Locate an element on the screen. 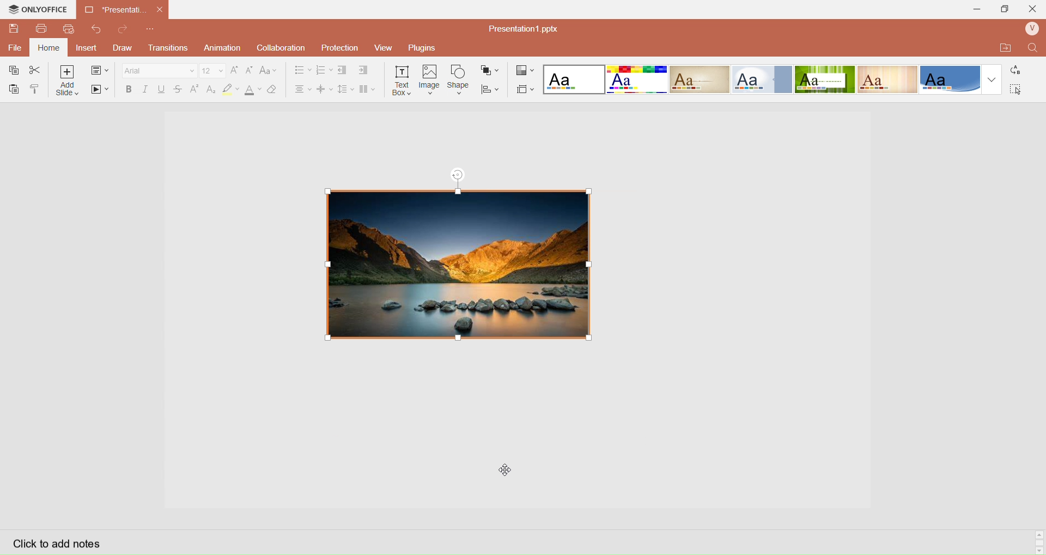 The width and height of the screenshot is (1046, 555). Extend is located at coordinates (1010, 8).